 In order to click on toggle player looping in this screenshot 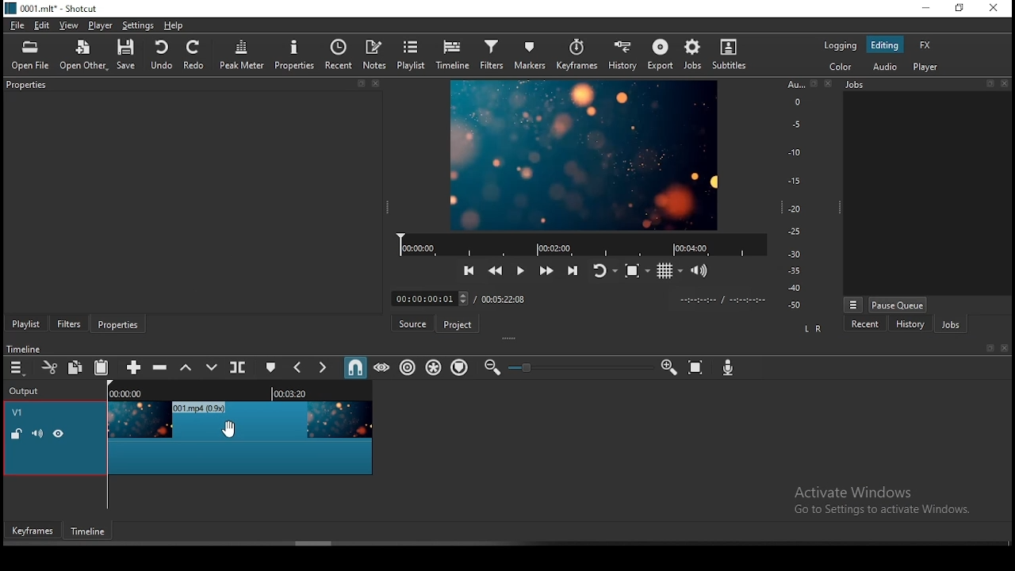, I will do `click(603, 270)`.